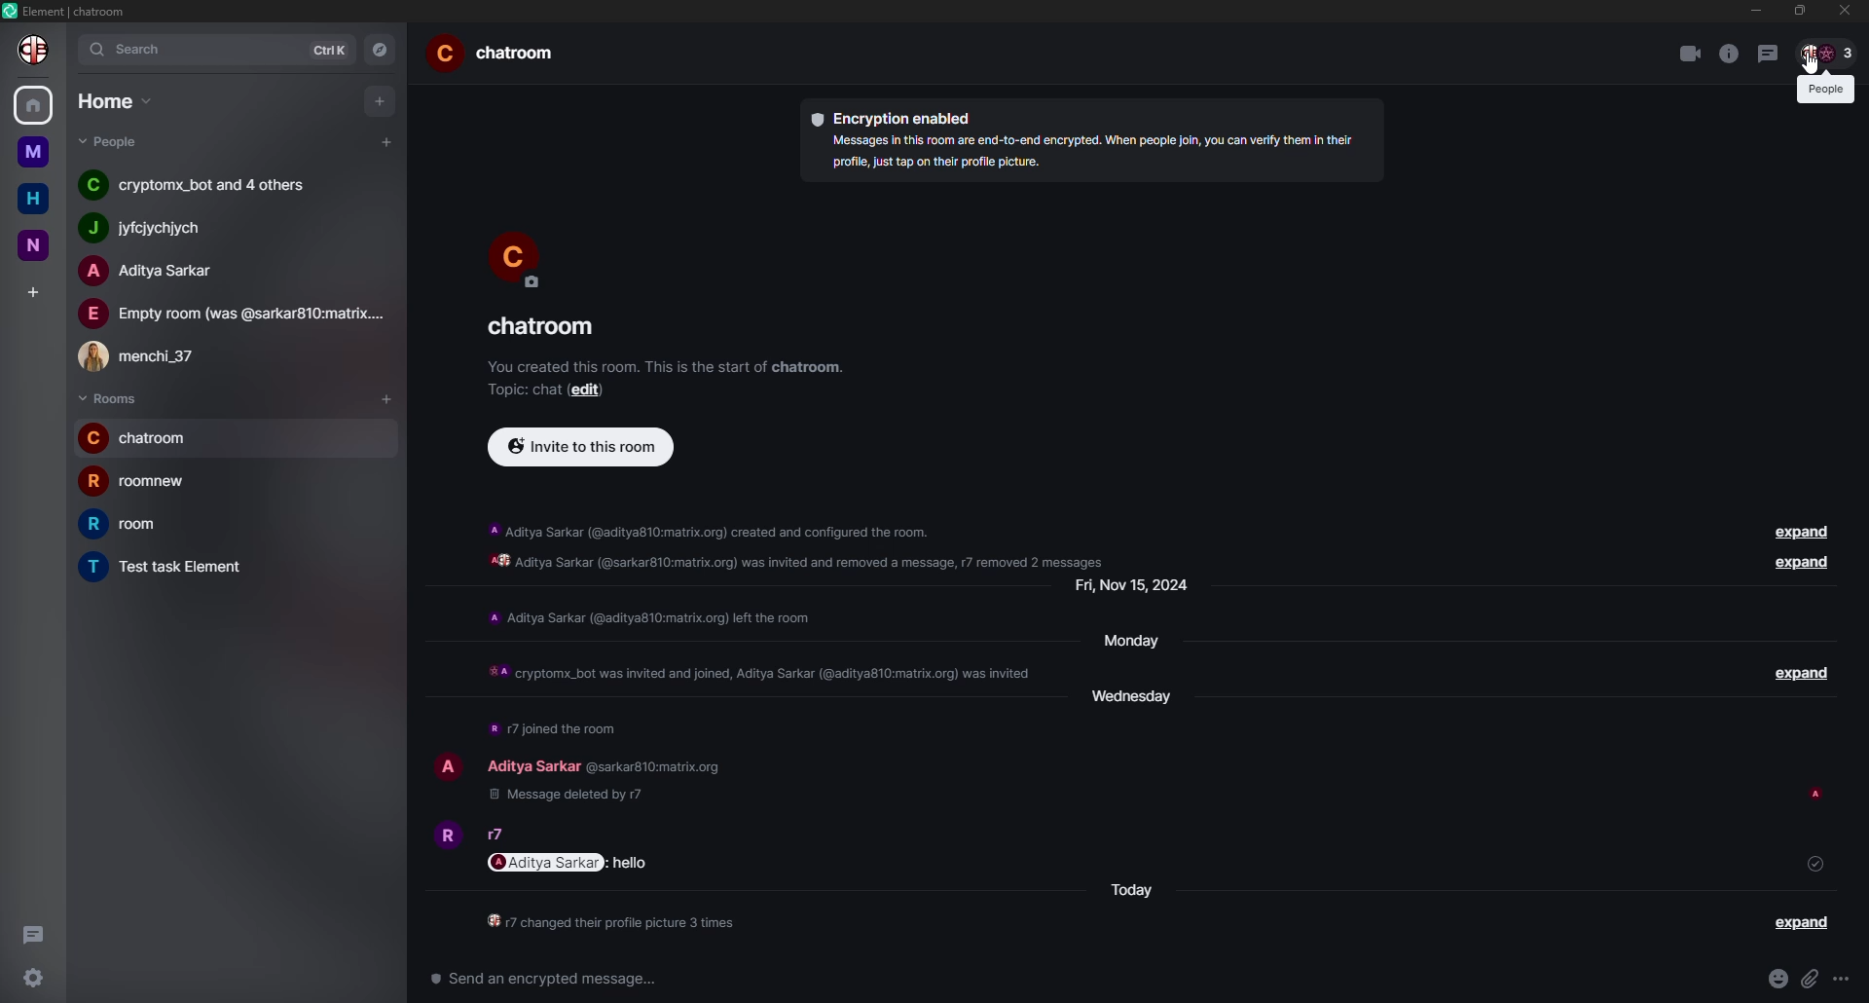 This screenshot has height=1003, width=1869. What do you see at coordinates (154, 228) in the screenshot?
I see `people` at bounding box center [154, 228].